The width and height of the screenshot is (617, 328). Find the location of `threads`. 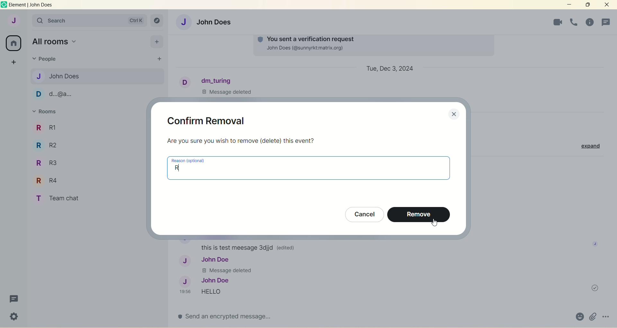

threads is located at coordinates (587, 22).